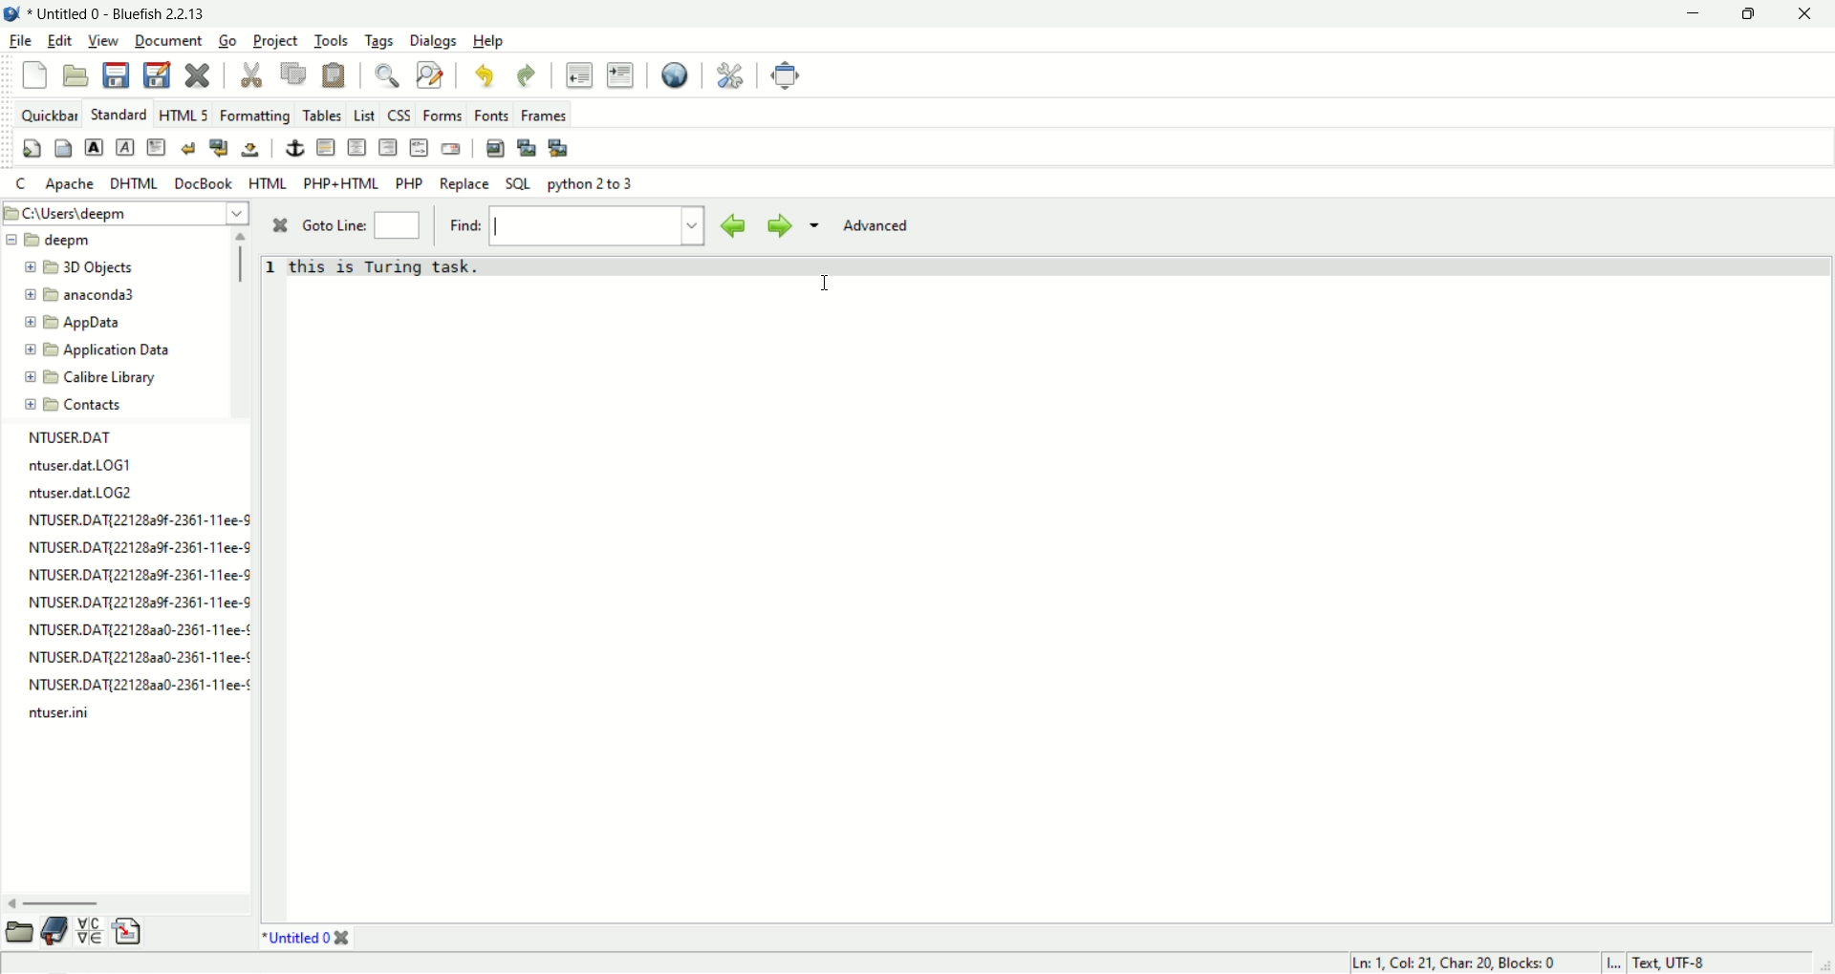  I want to click on formatting, so click(257, 117).